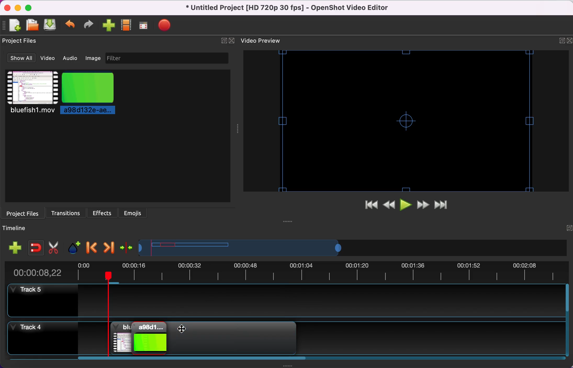 This screenshot has width=573, height=368. I want to click on picture, so click(94, 94).